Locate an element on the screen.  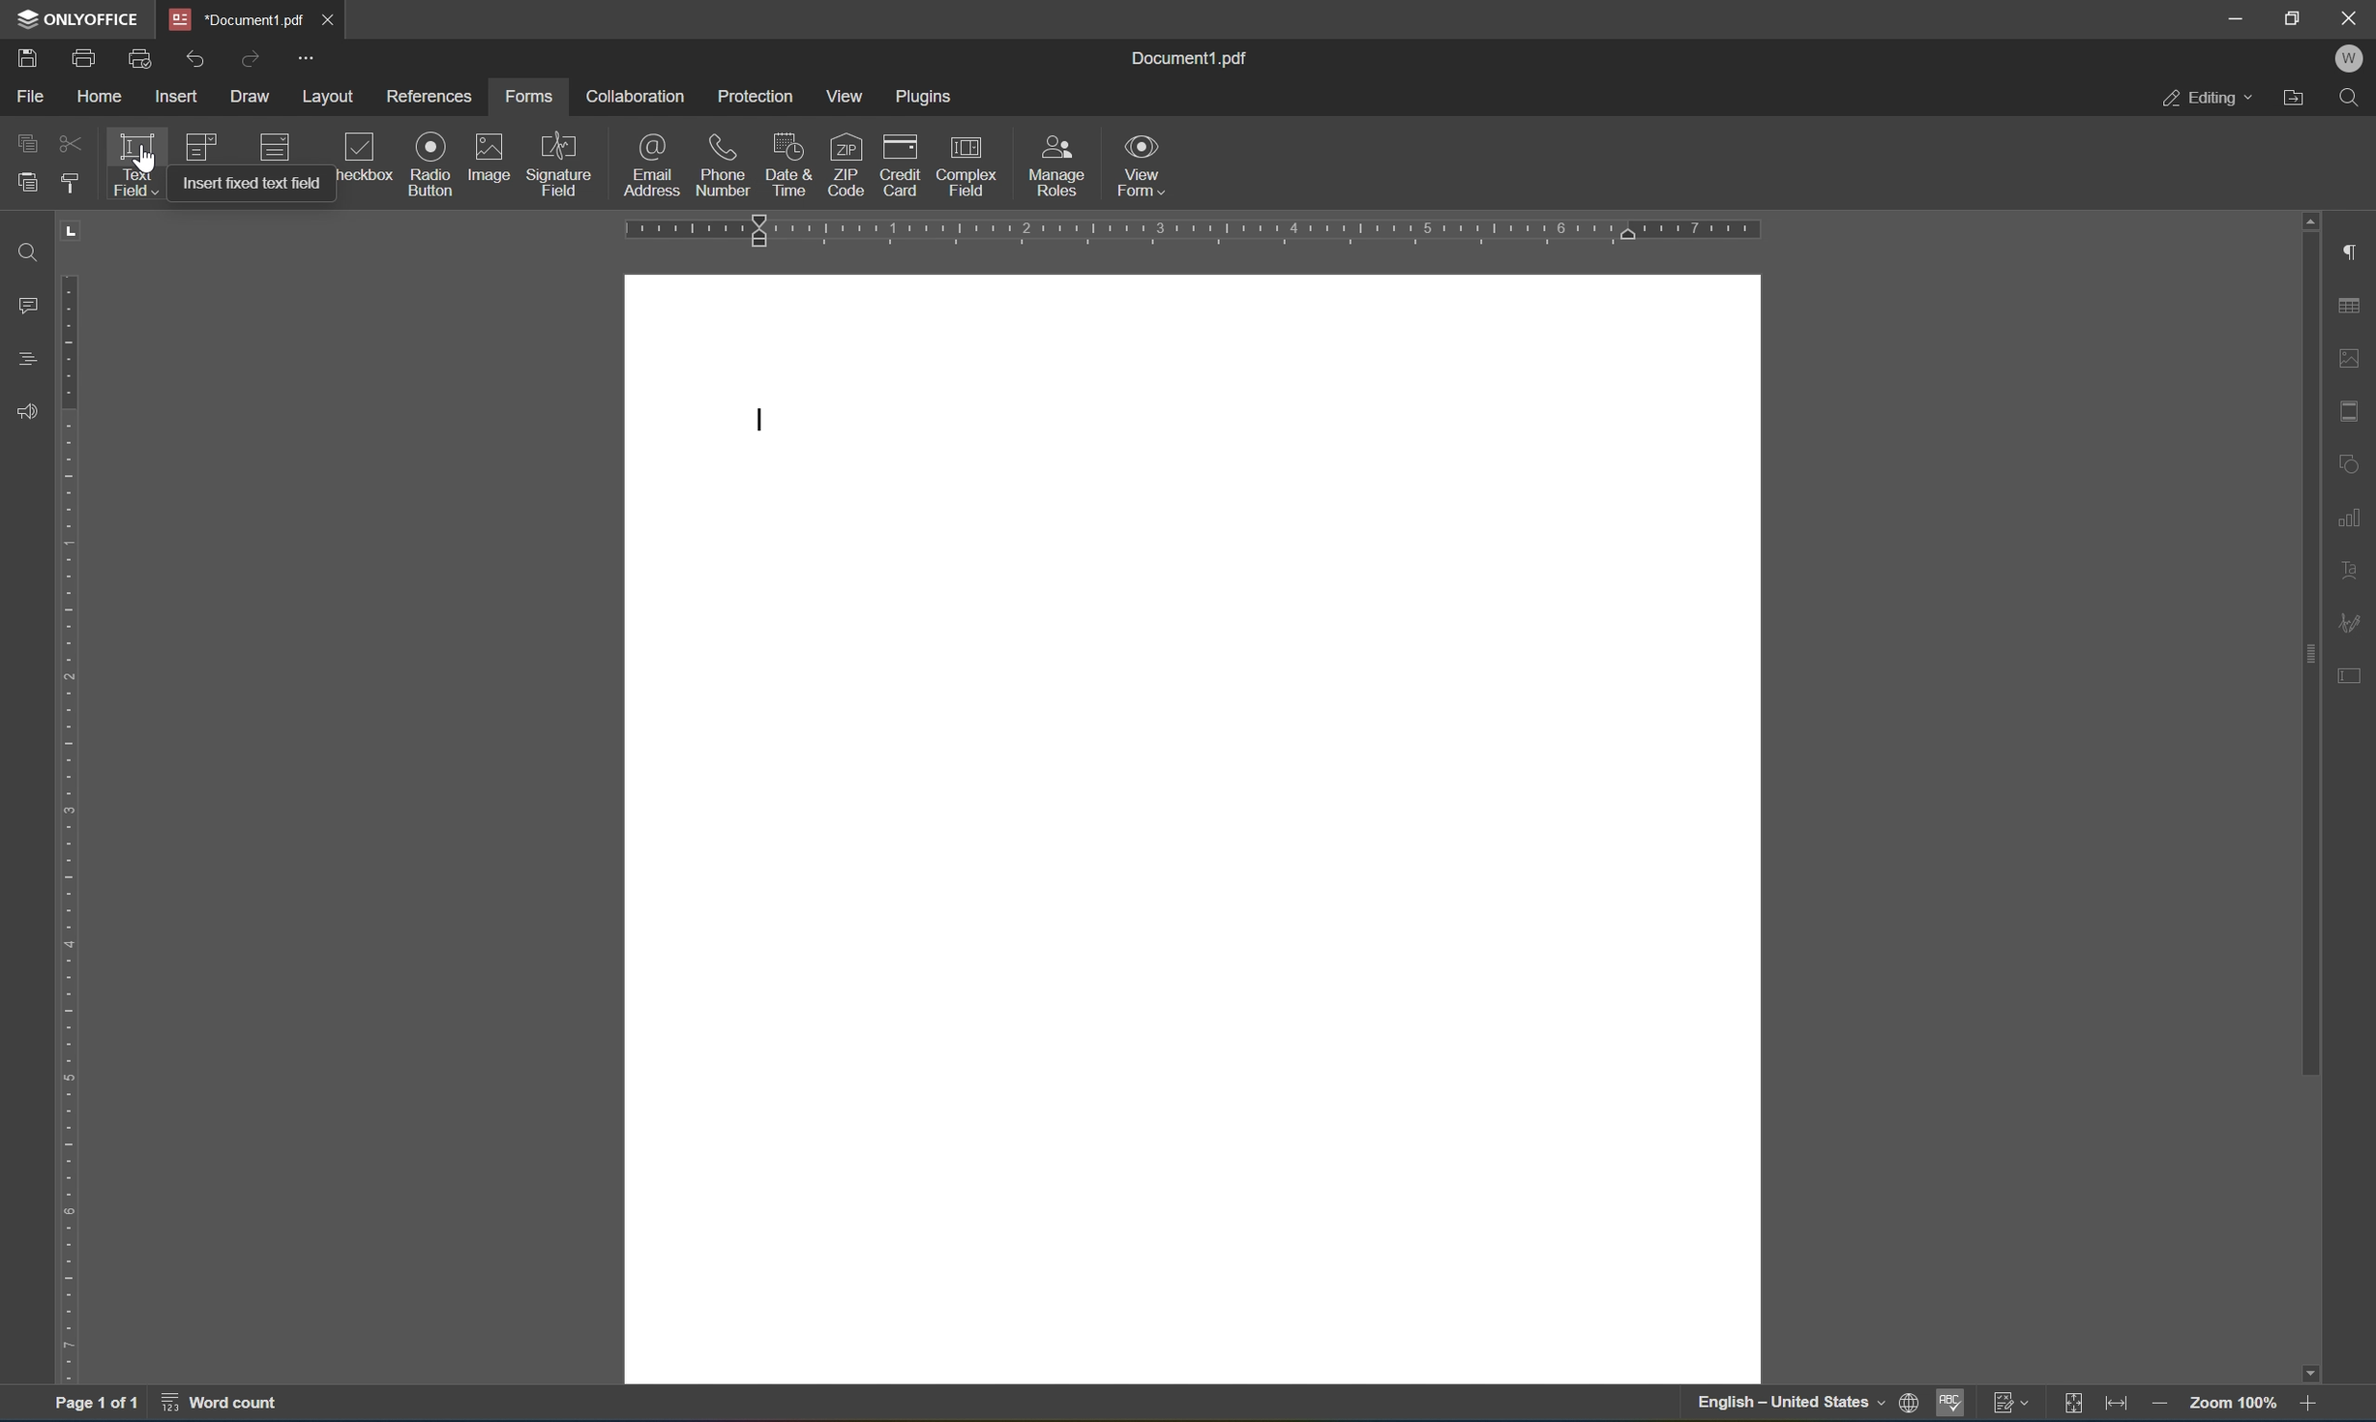
customize quick access toolbar is located at coordinates (303, 57).